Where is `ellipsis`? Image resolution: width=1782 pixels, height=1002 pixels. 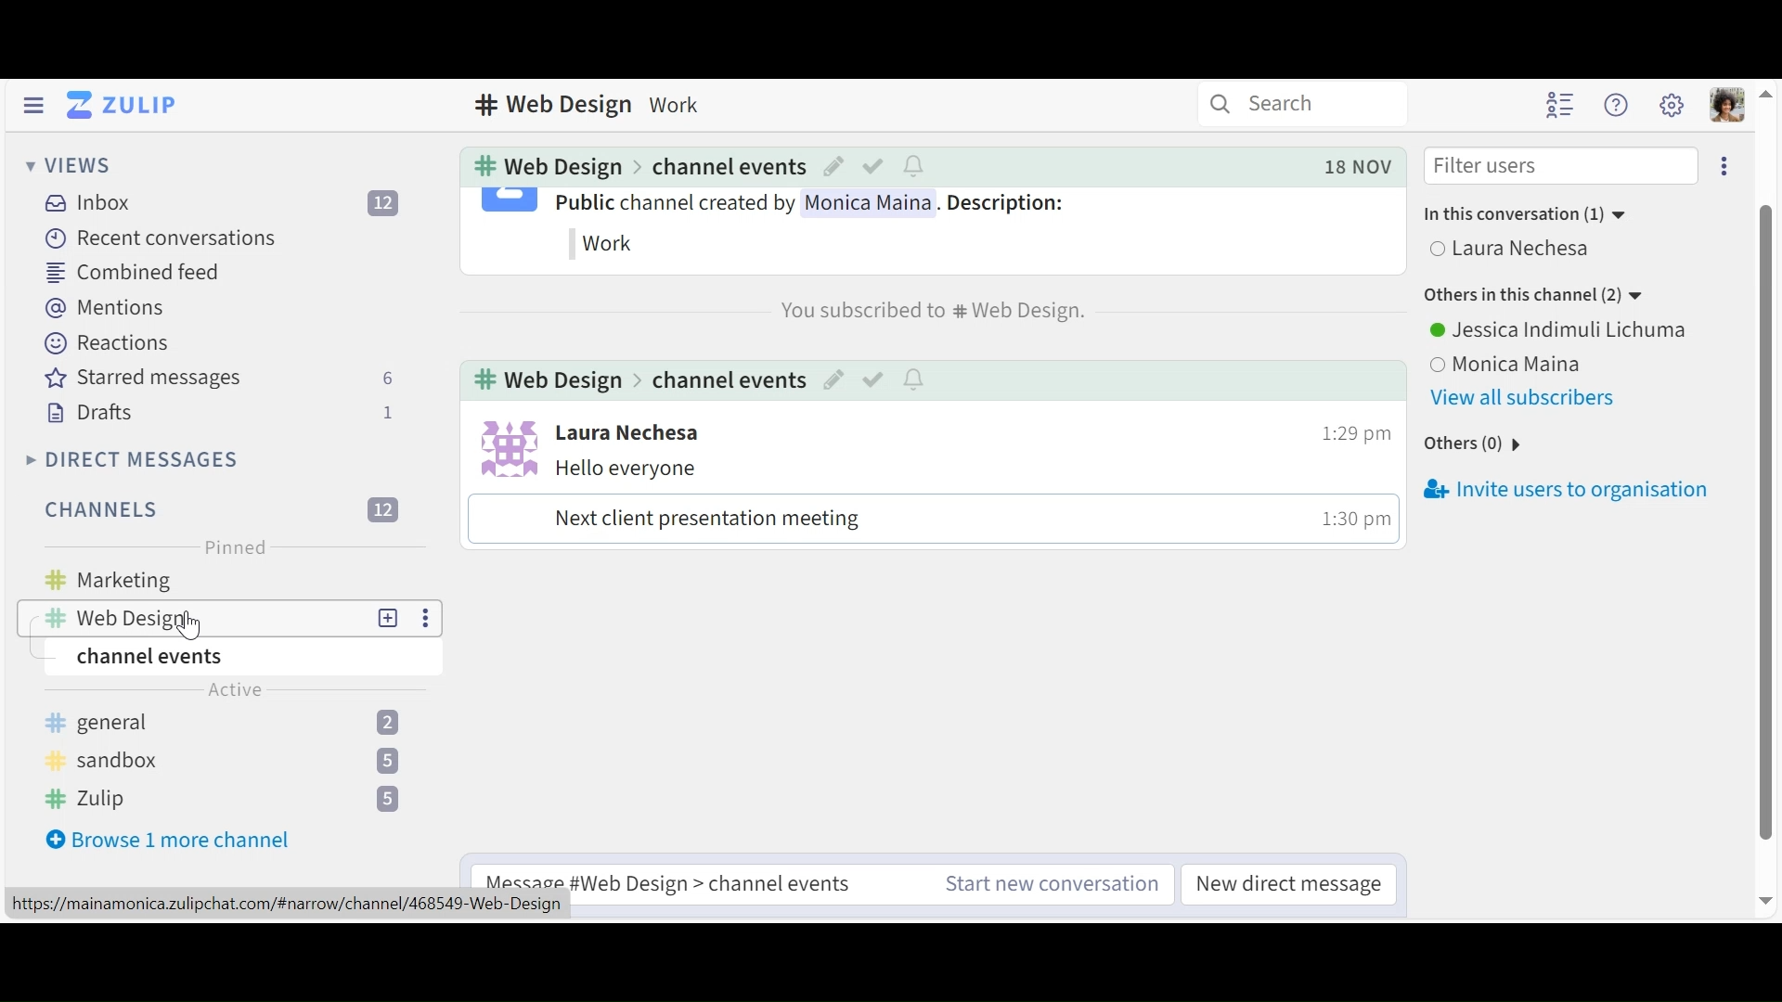
ellipsis is located at coordinates (1722, 168).